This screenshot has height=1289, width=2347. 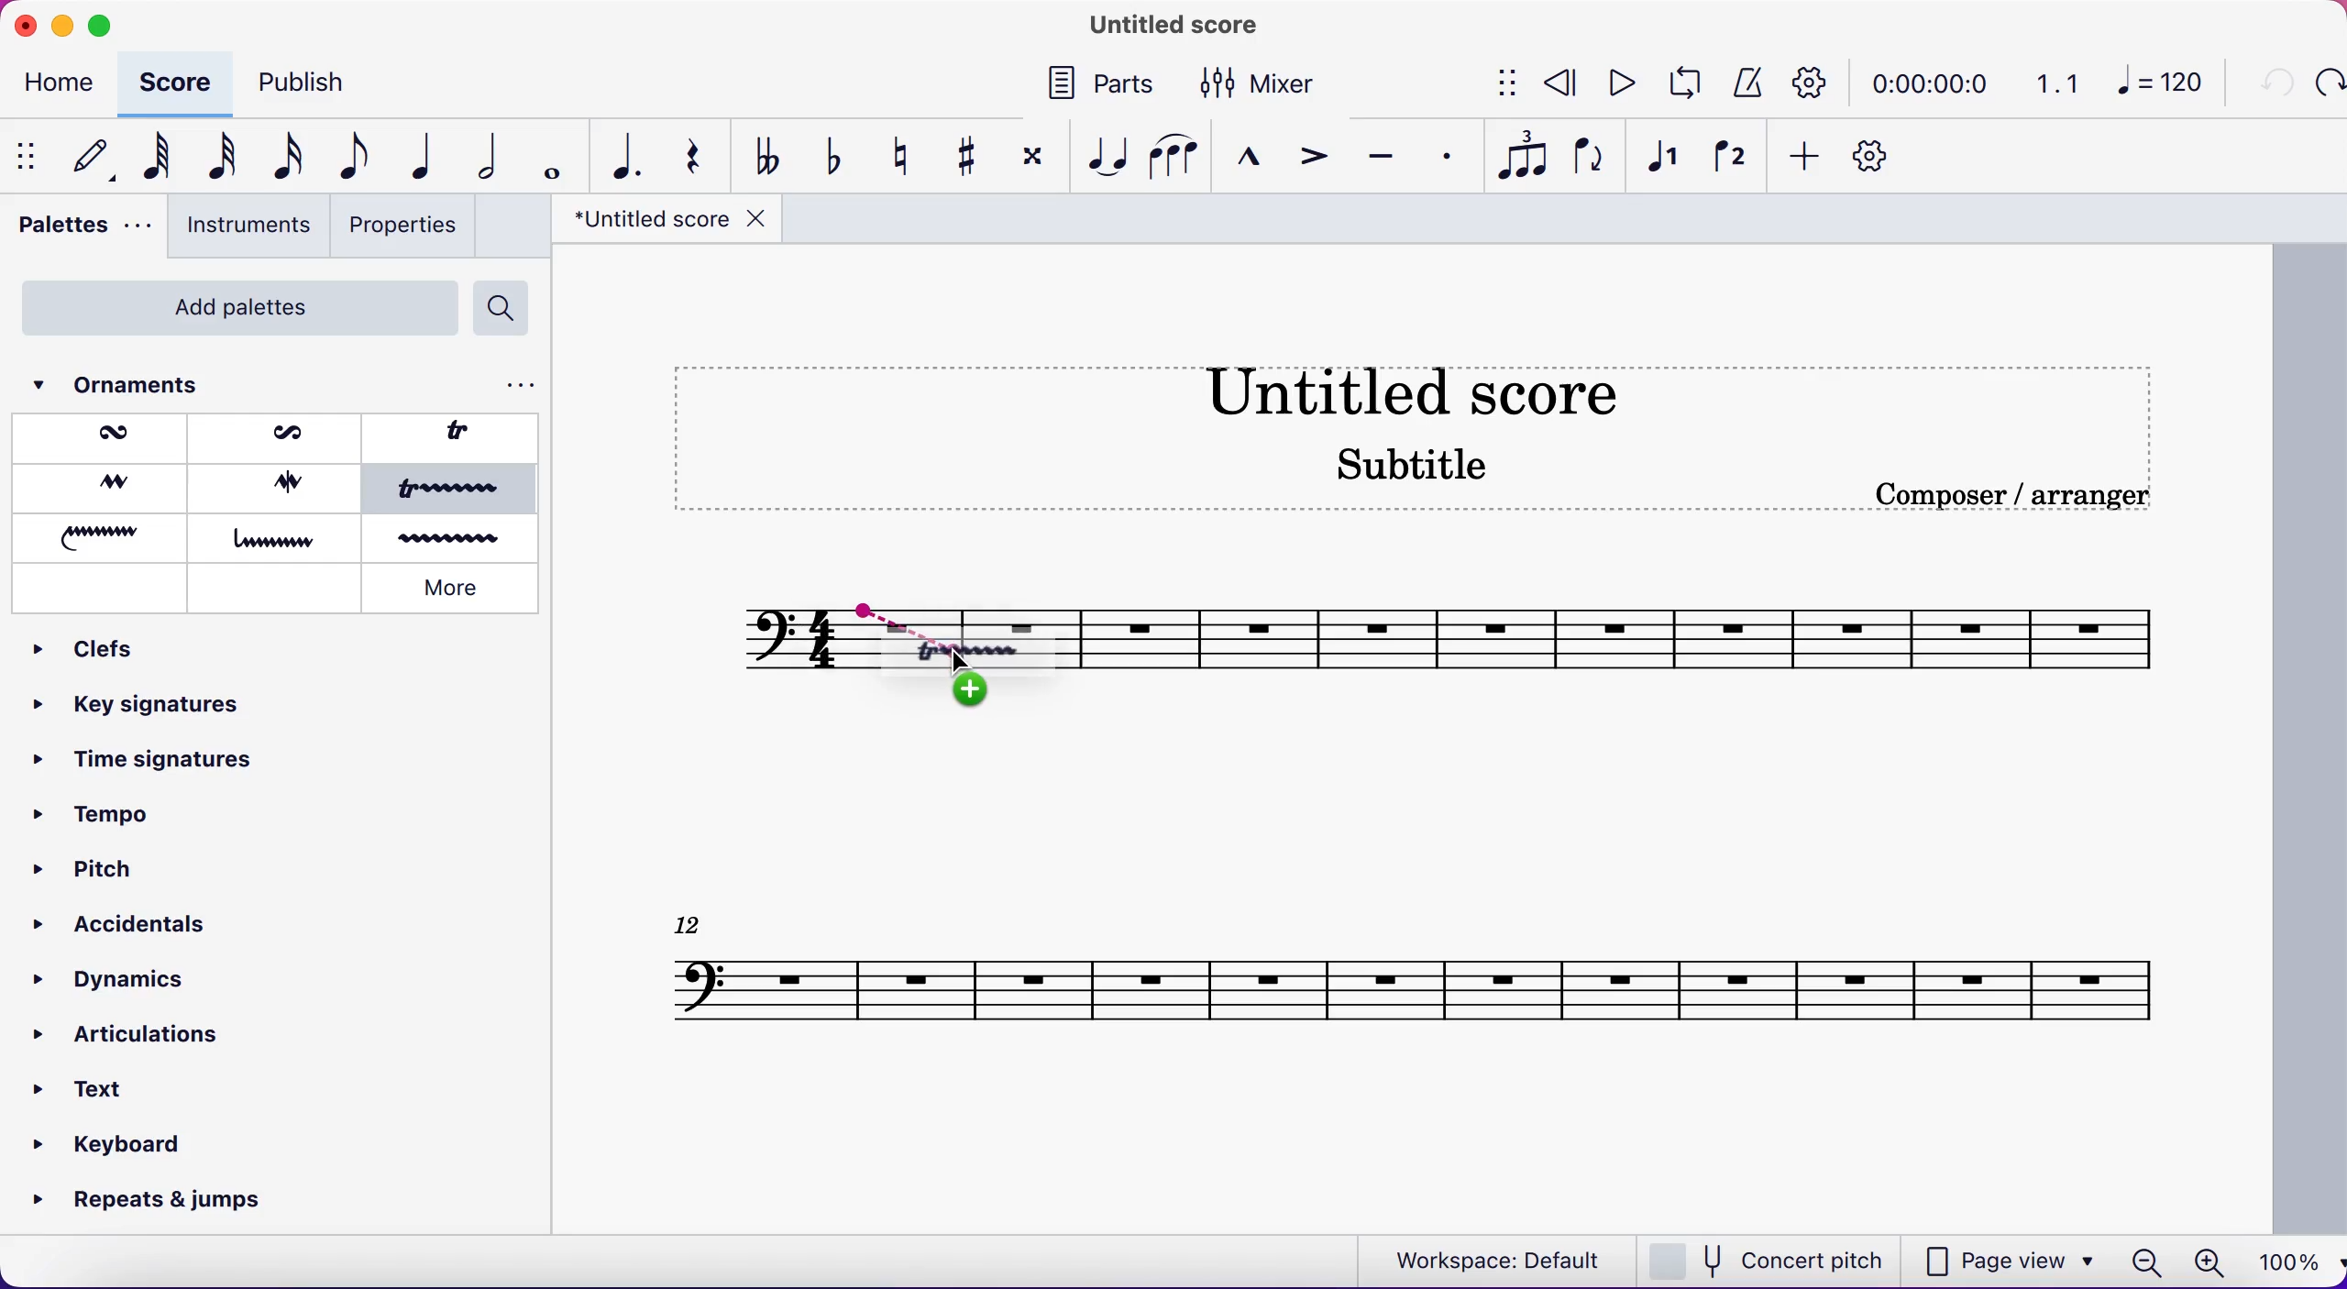 What do you see at coordinates (1590, 160) in the screenshot?
I see `flip direction` at bounding box center [1590, 160].